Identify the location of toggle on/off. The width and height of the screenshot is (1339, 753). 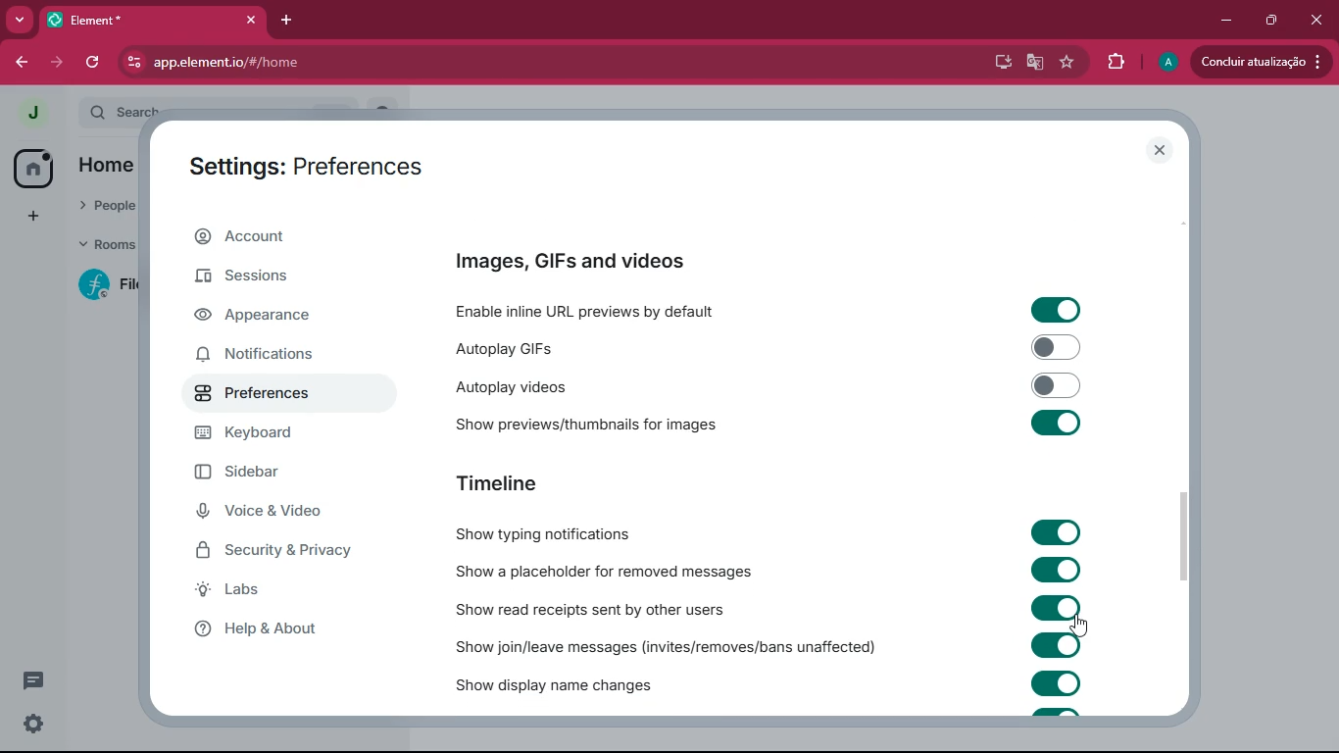
(1057, 310).